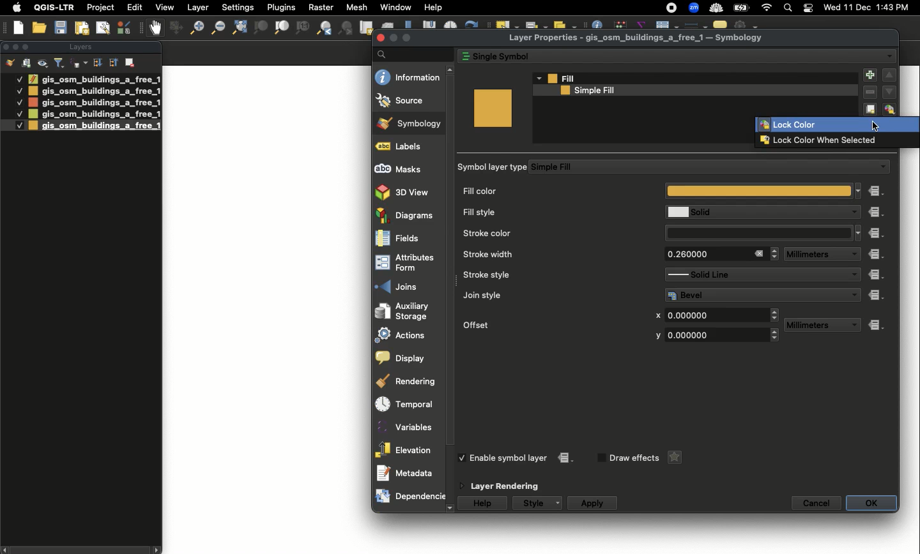  What do you see at coordinates (95, 126) in the screenshot?
I see `gis_osm_buildings_a_free_1` at bounding box center [95, 126].